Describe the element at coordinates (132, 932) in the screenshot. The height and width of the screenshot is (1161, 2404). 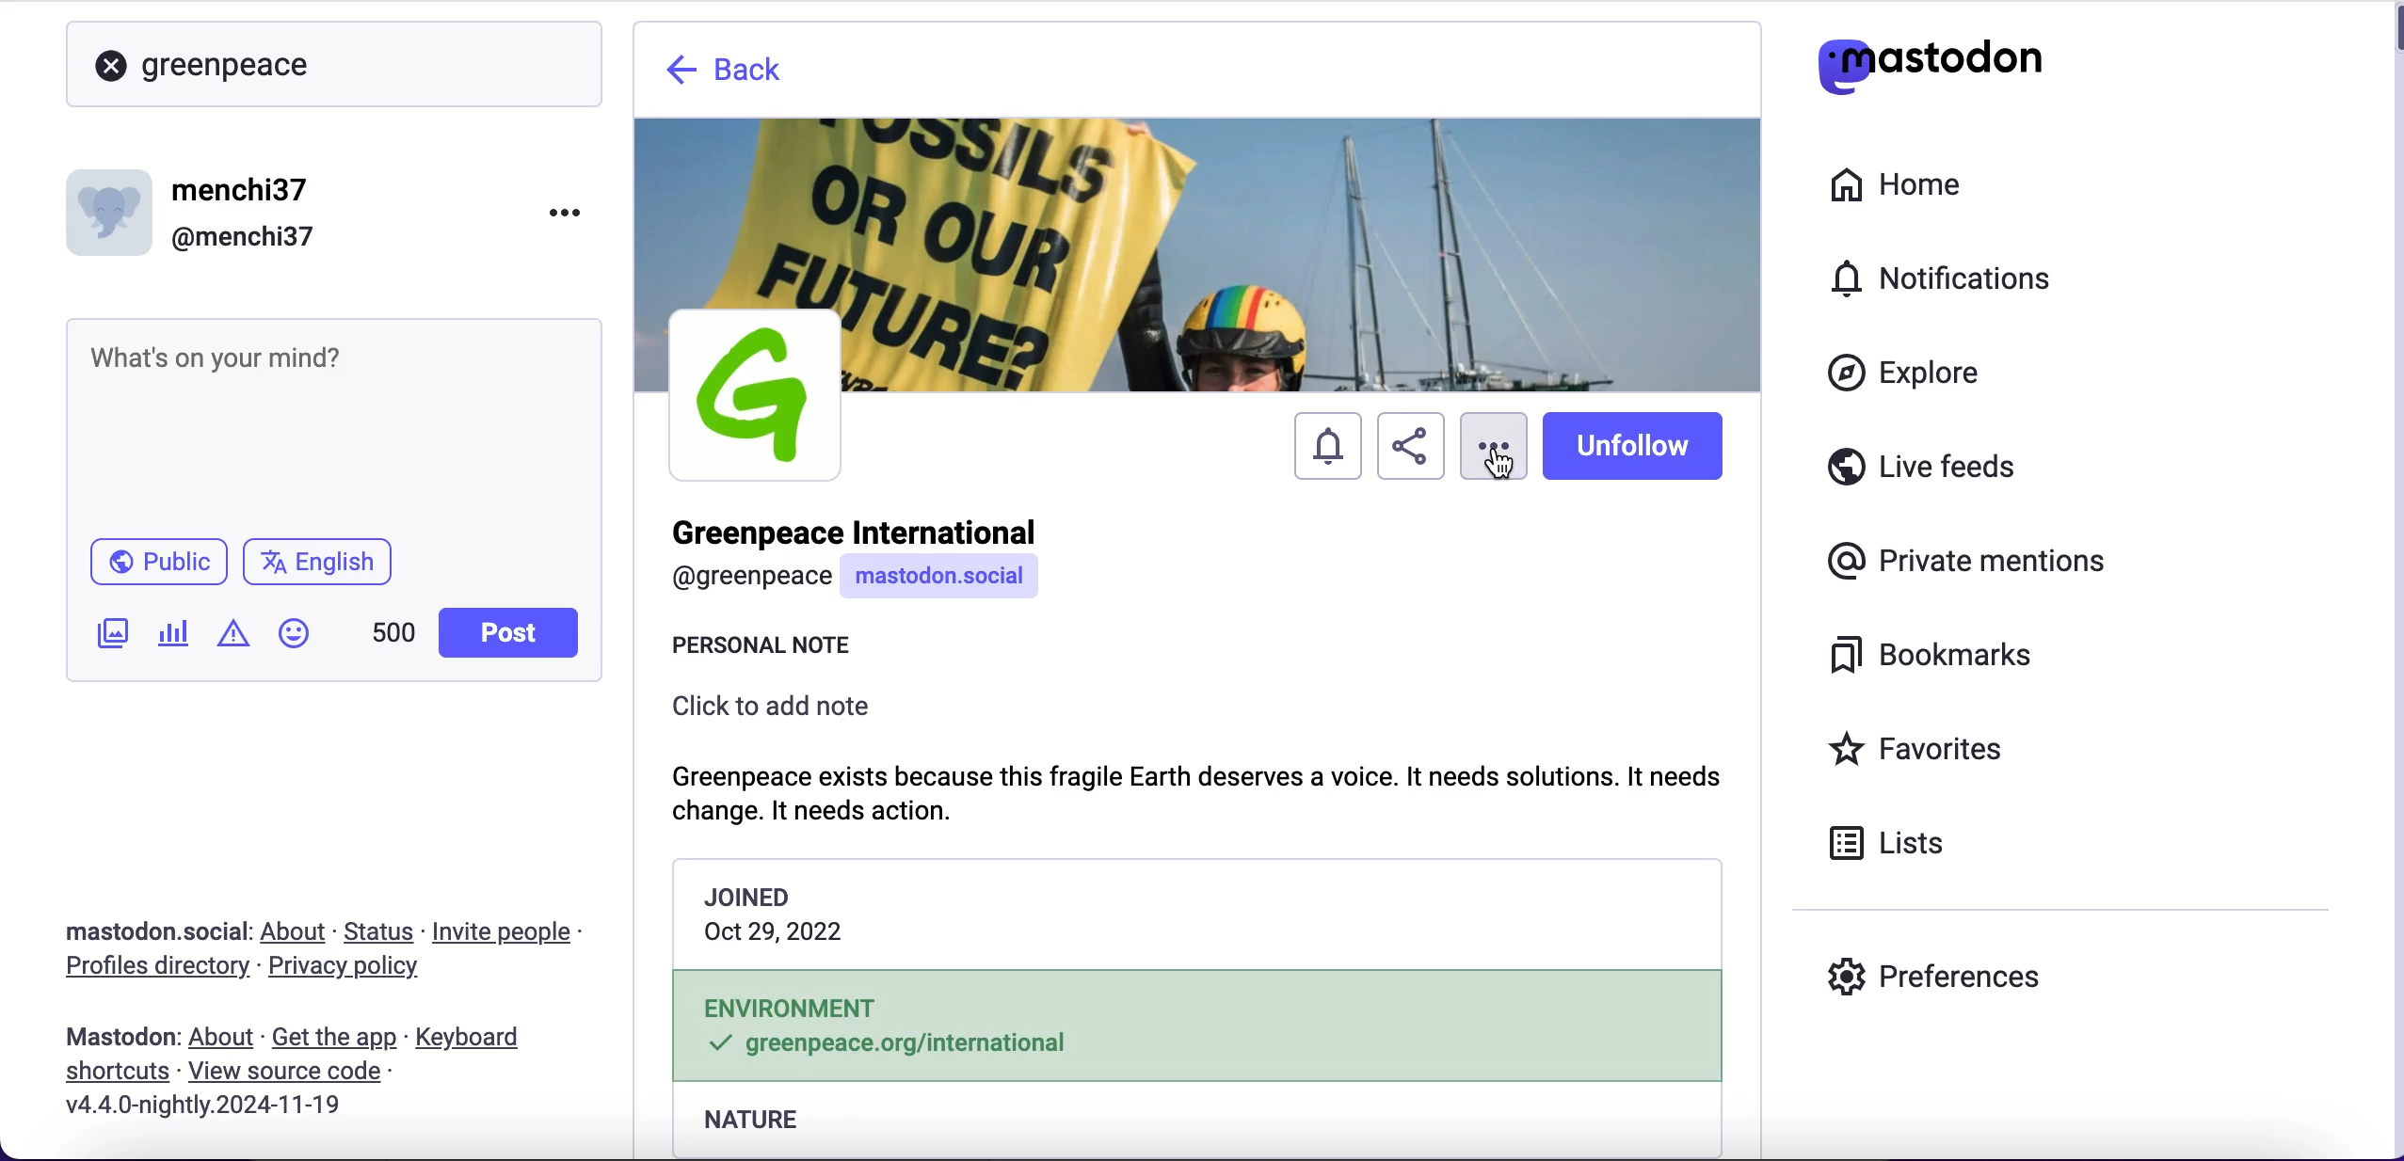
I see `mastodon social` at that location.